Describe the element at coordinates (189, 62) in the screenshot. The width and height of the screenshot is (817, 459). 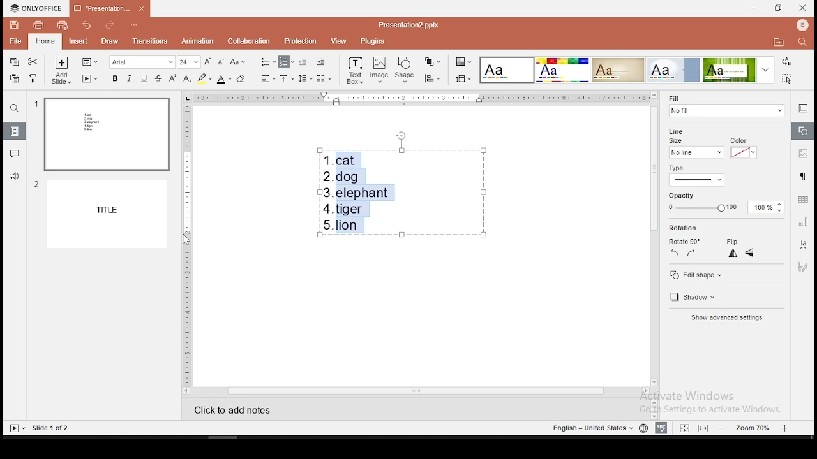
I see `font size` at that location.